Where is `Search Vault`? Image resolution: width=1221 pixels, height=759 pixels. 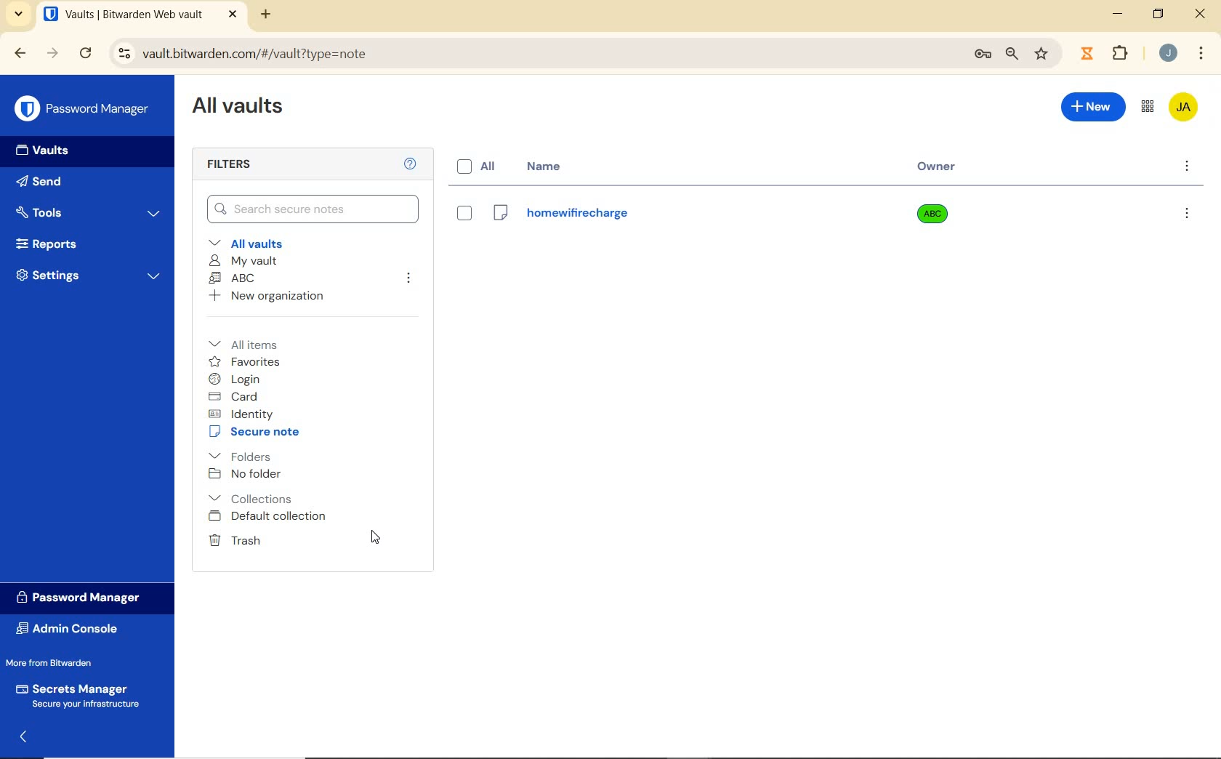
Search Vault is located at coordinates (313, 210).